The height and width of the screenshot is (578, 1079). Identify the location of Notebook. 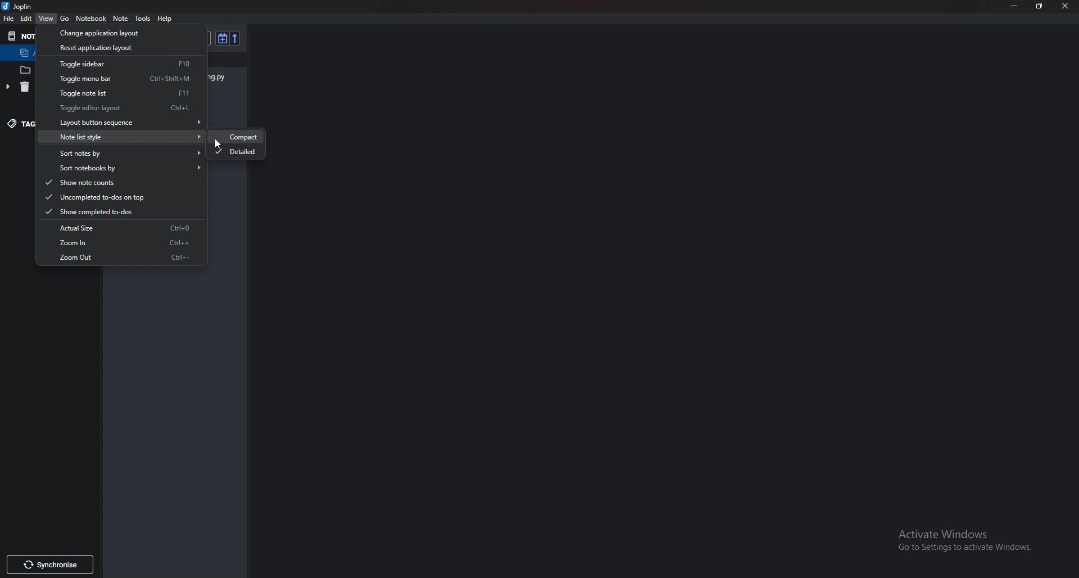
(91, 19).